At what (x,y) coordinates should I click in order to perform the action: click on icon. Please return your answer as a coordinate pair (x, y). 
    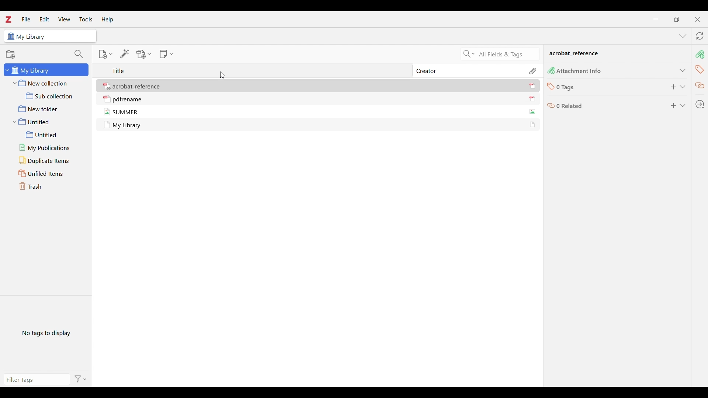
    Looking at the image, I should click on (551, 70).